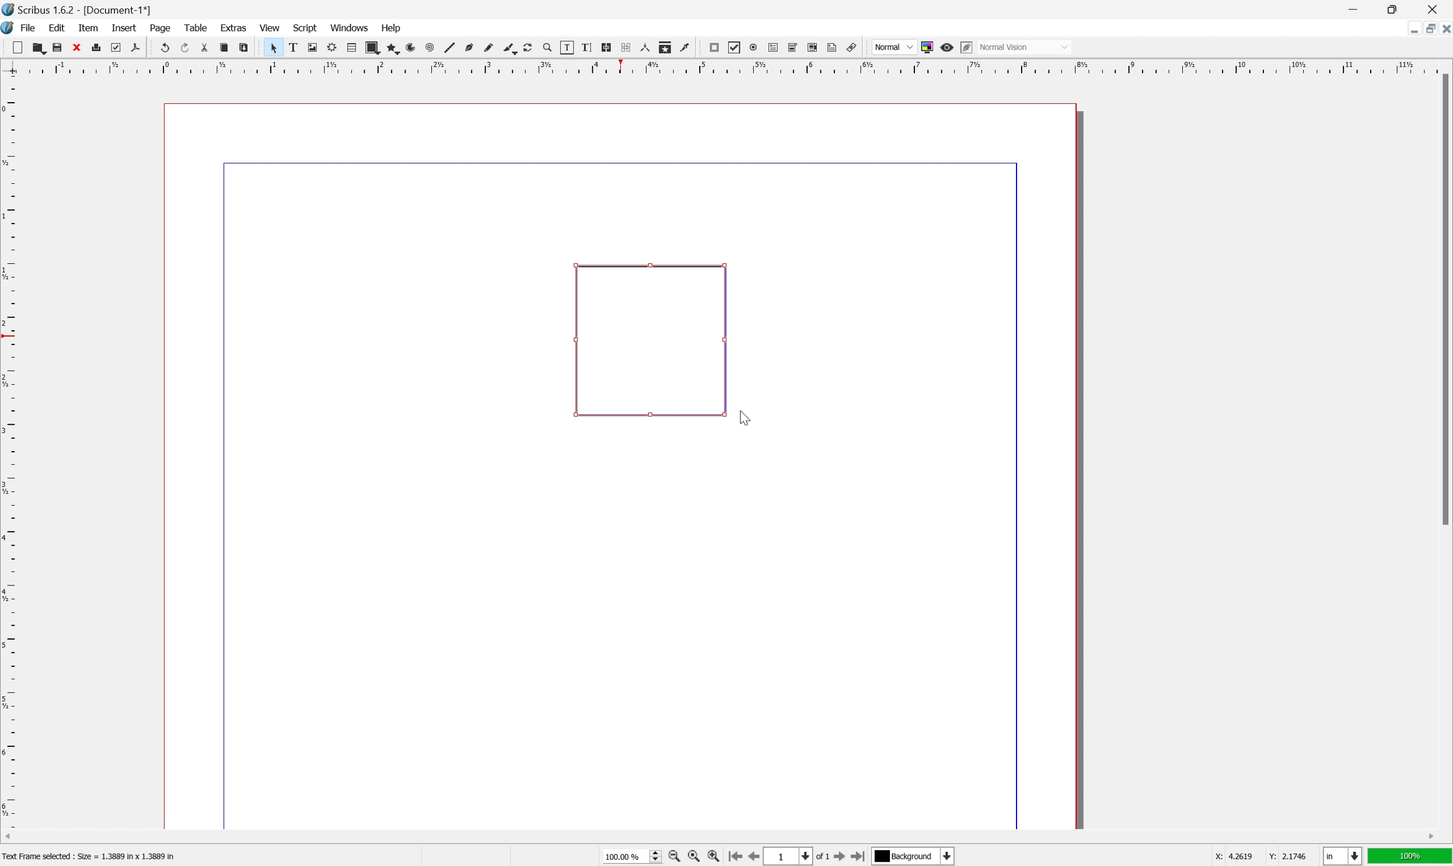  What do you see at coordinates (292, 47) in the screenshot?
I see `text frame` at bounding box center [292, 47].